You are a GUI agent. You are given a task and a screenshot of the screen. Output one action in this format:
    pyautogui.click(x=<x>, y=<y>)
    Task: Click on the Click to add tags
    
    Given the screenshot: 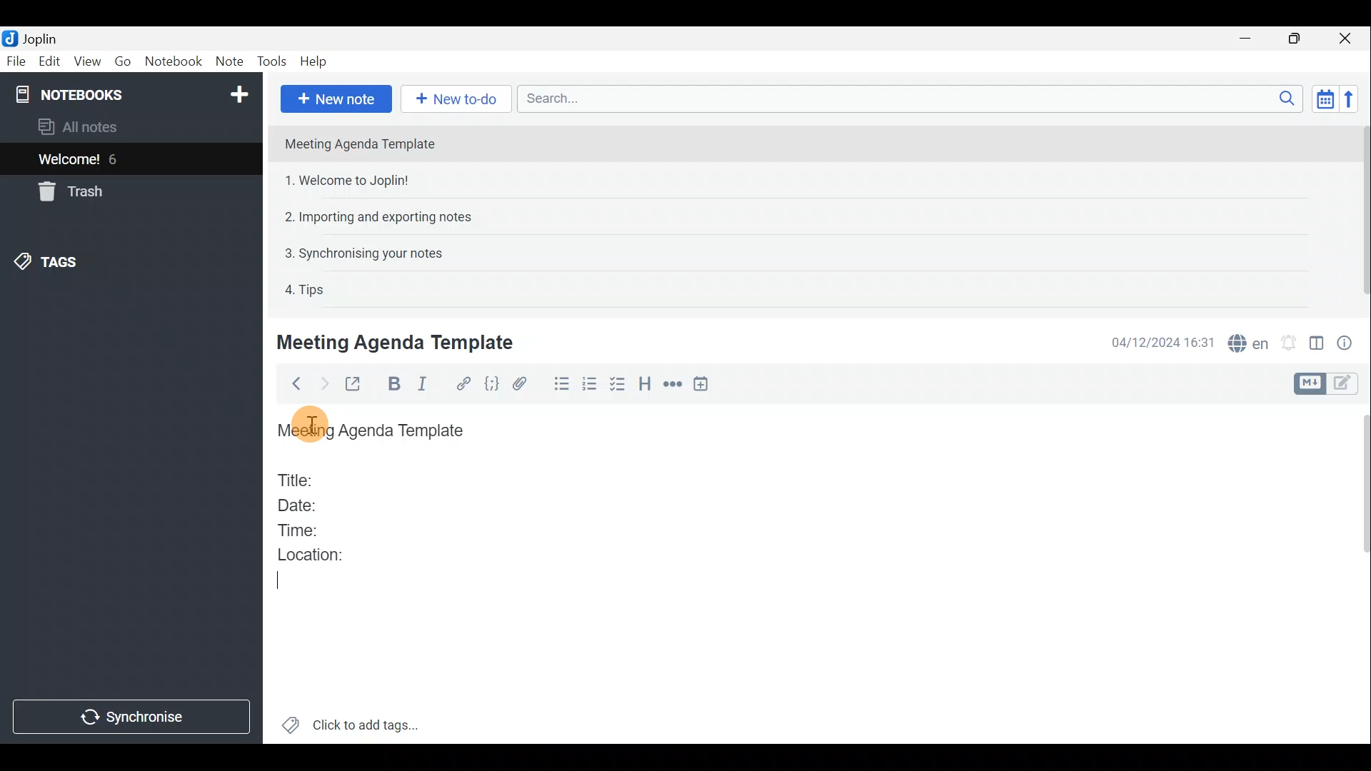 What is the action you would take?
    pyautogui.click(x=370, y=722)
    